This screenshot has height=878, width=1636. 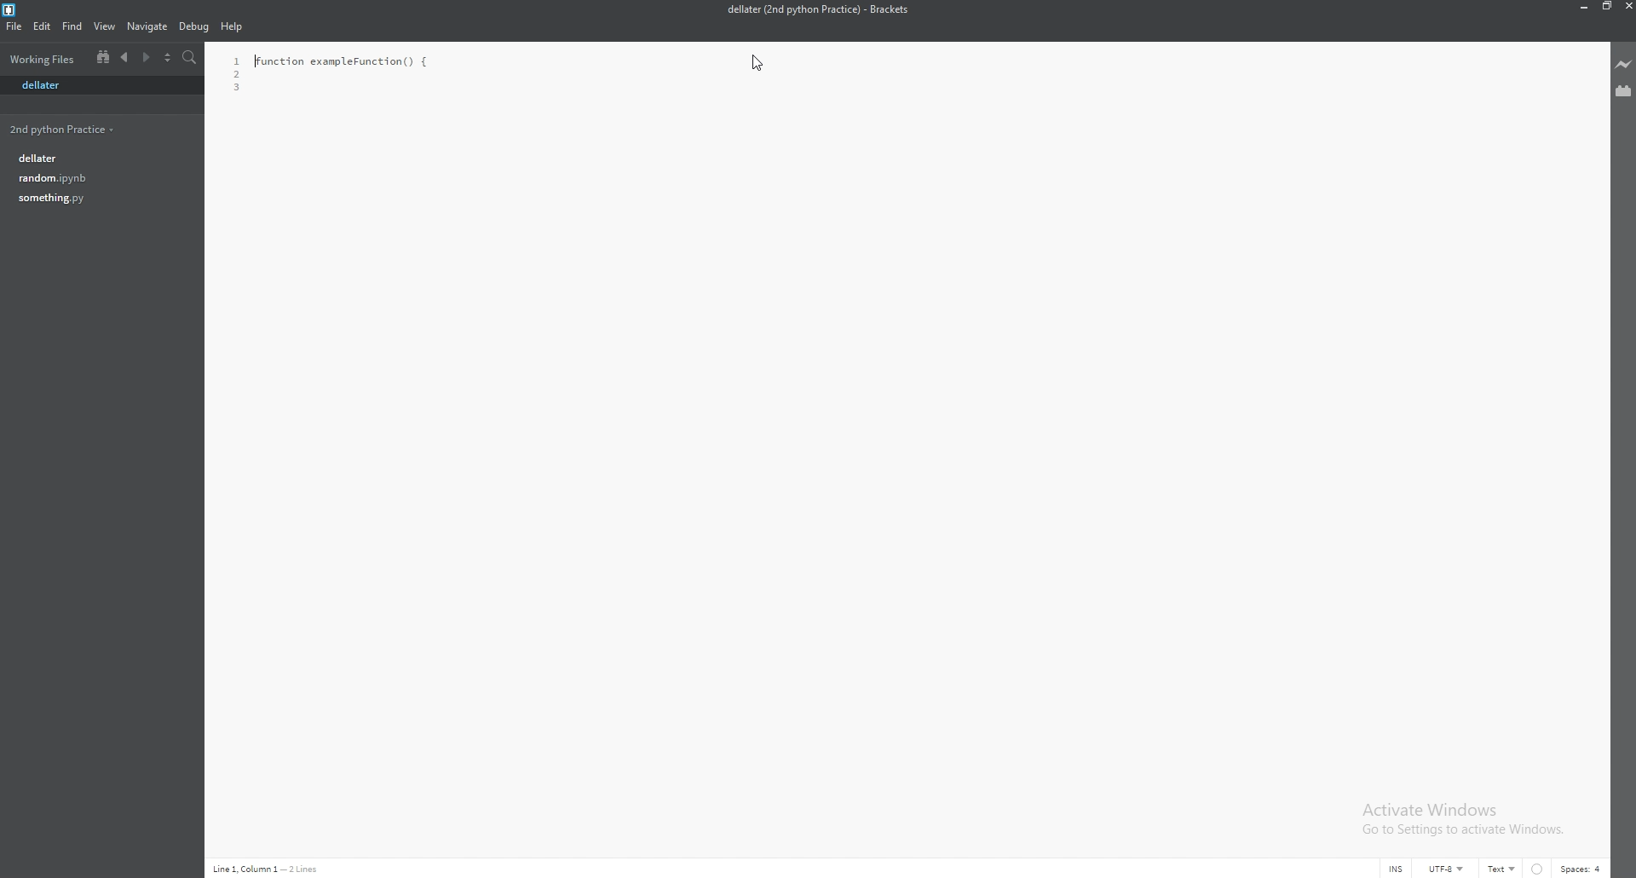 I want to click on bracket logo, so click(x=13, y=10).